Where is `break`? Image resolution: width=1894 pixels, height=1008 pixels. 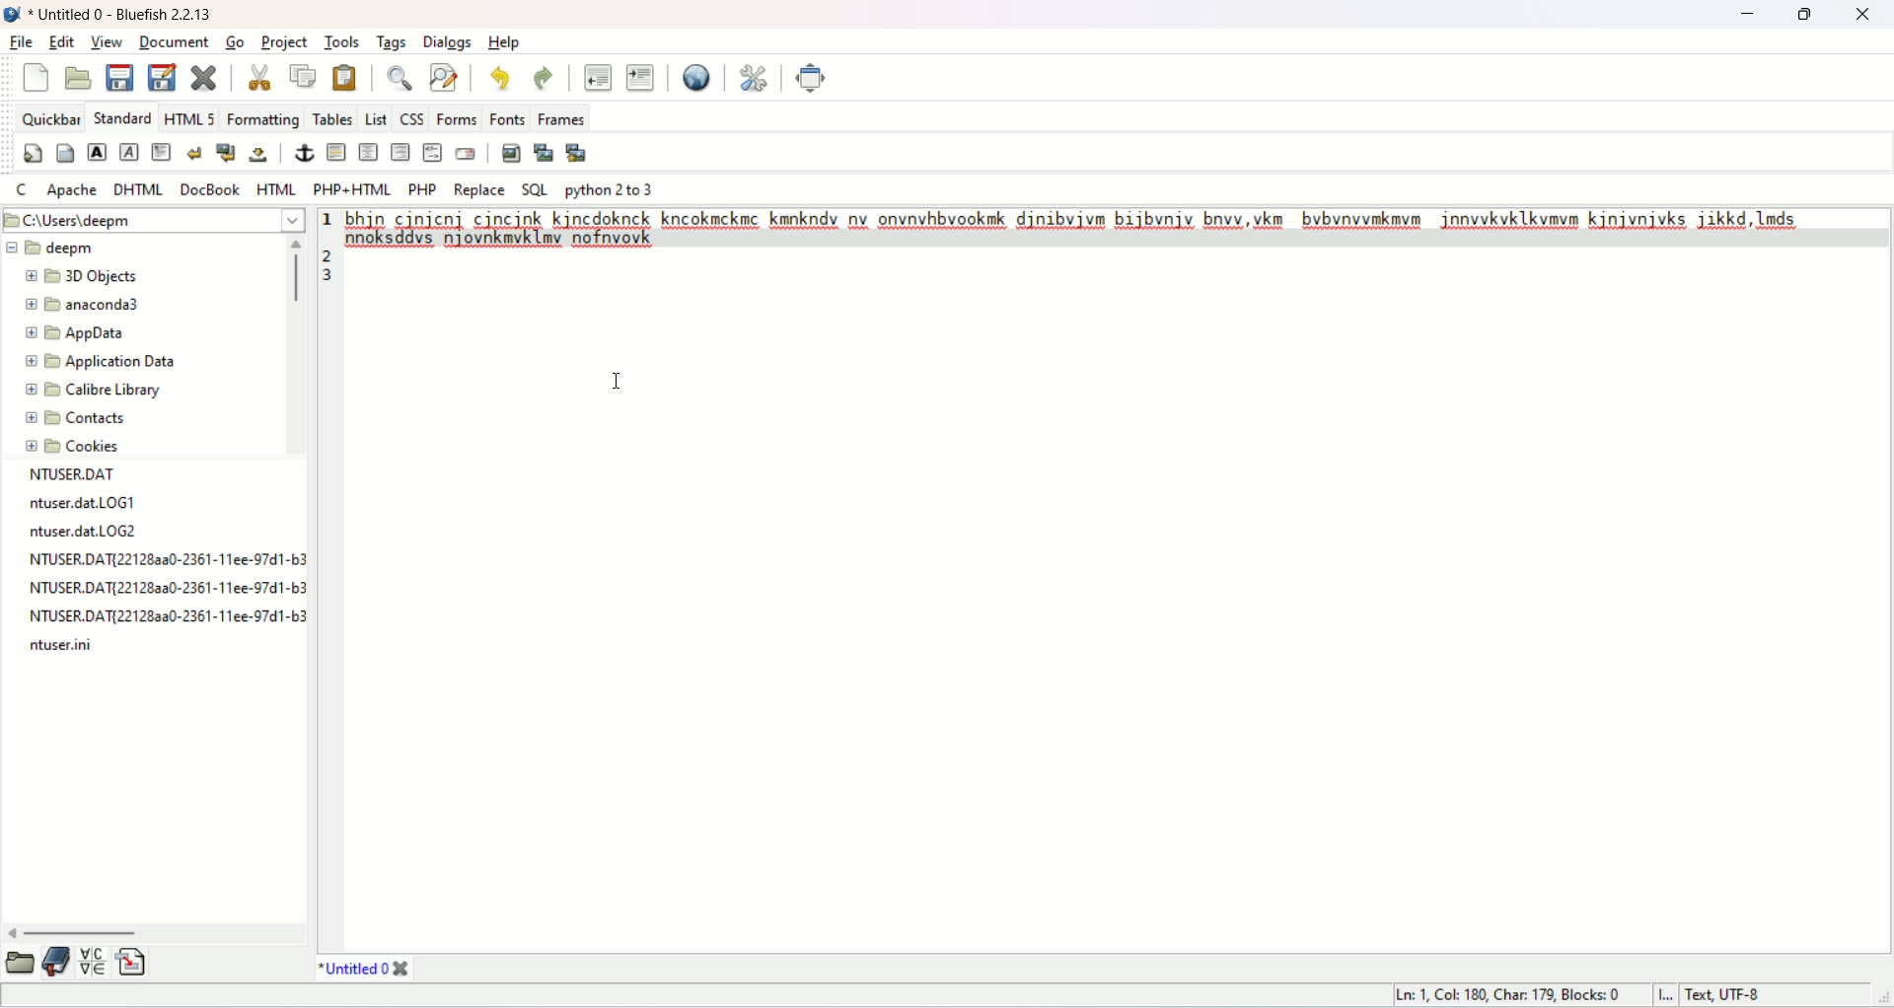
break is located at coordinates (198, 153).